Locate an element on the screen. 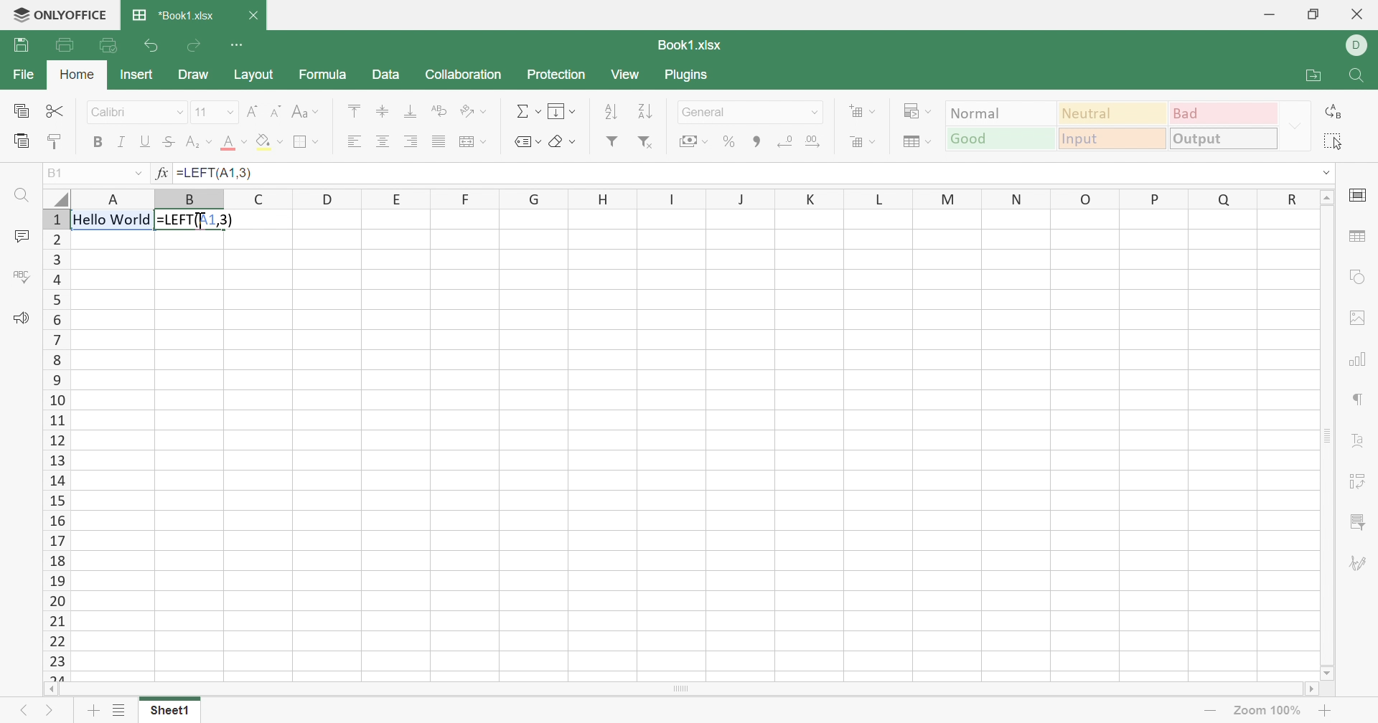 The image size is (1378, 723). Scroll left is located at coordinates (50, 689).